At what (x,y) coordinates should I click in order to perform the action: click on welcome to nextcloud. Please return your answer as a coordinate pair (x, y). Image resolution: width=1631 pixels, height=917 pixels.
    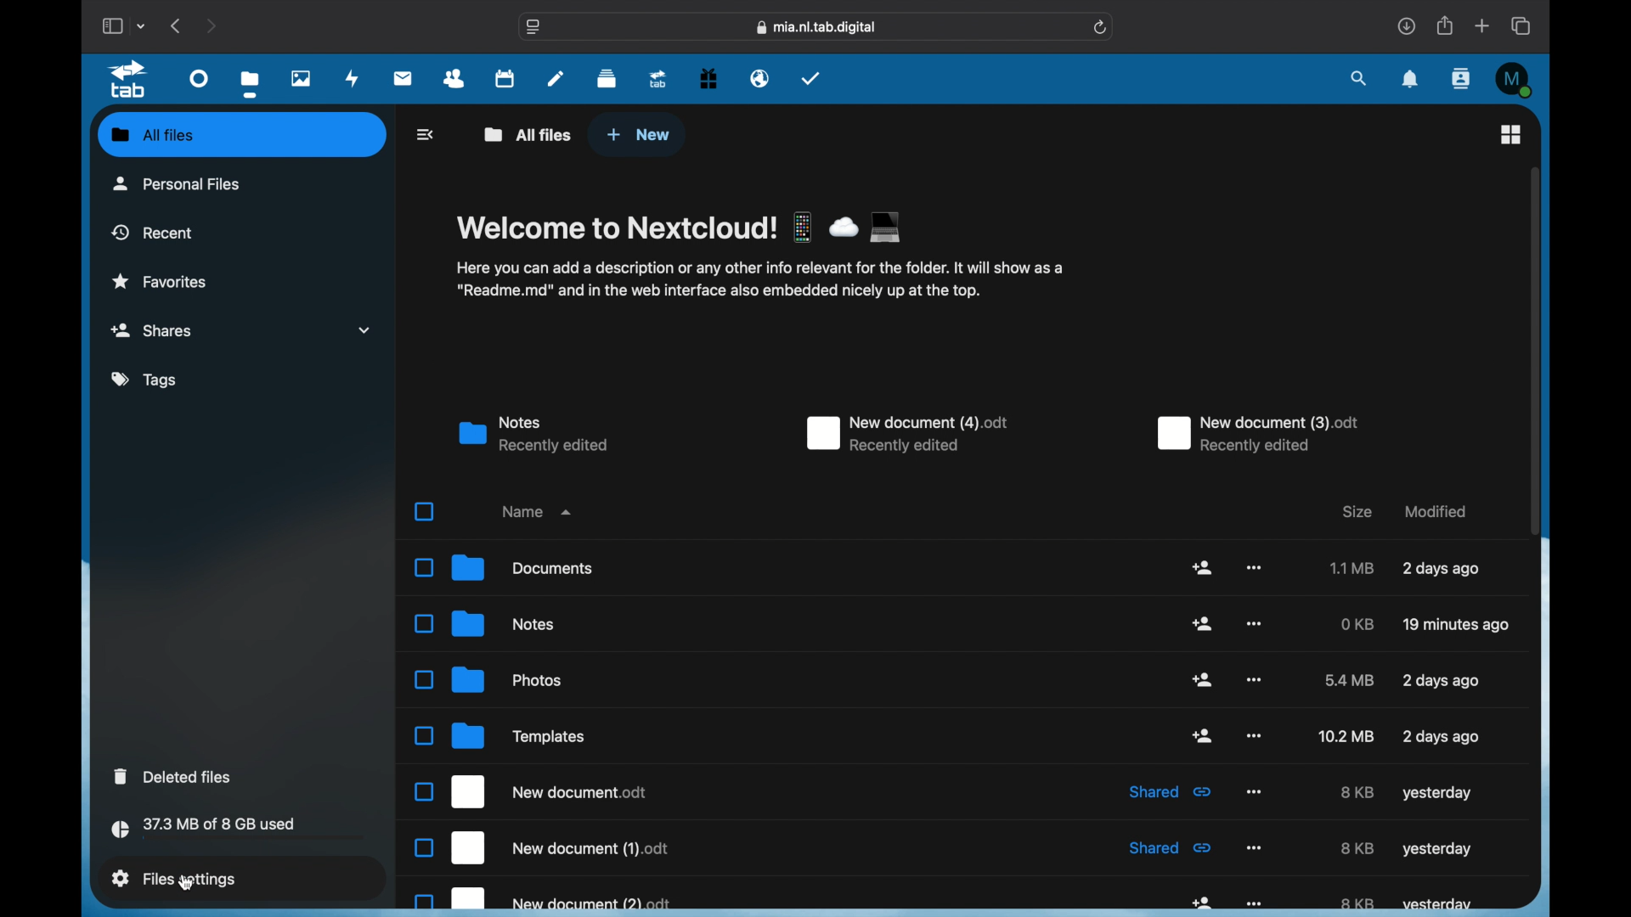
    Looking at the image, I should click on (681, 227).